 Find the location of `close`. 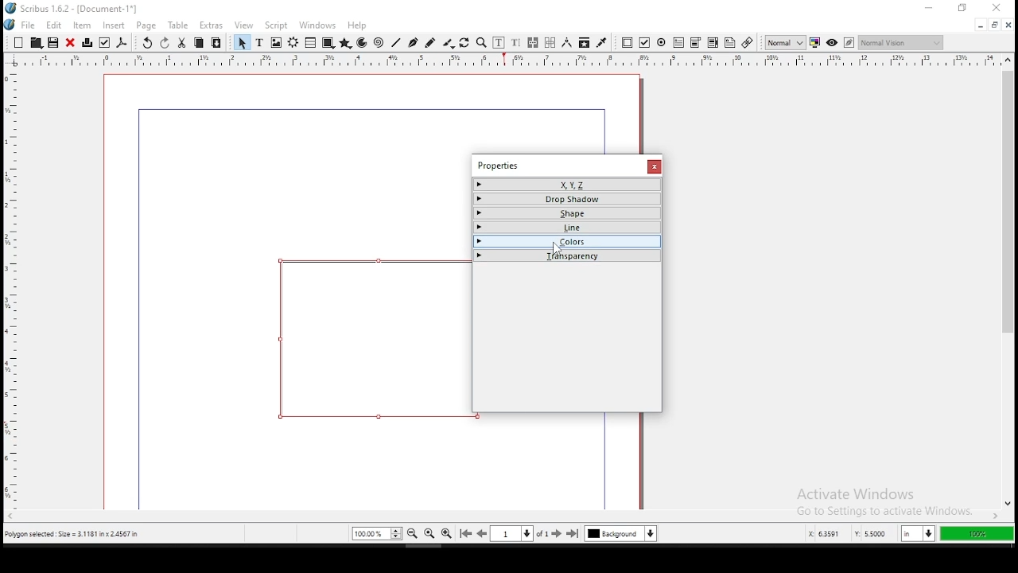

close is located at coordinates (1009, 25).